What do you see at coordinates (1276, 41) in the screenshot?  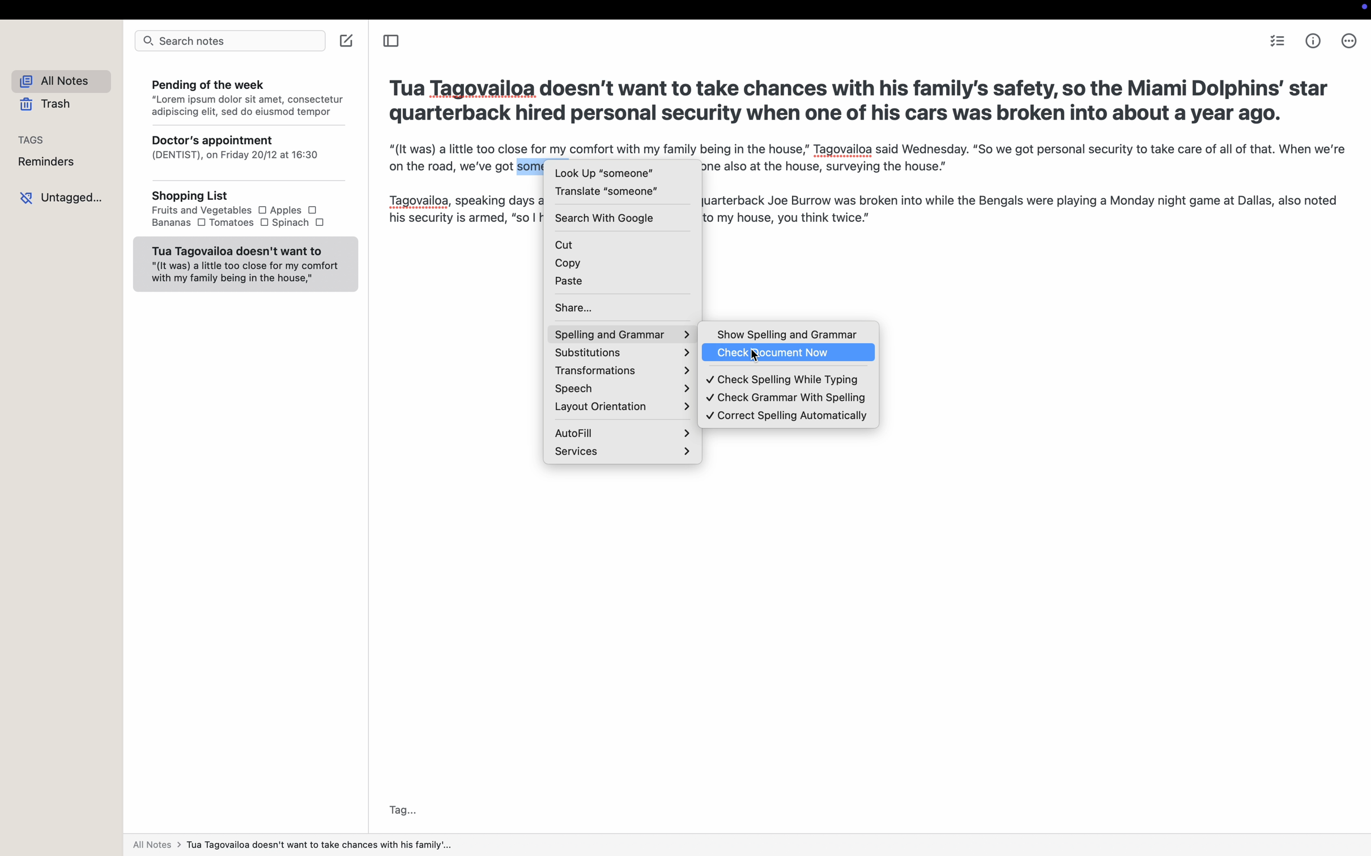 I see `check list` at bounding box center [1276, 41].